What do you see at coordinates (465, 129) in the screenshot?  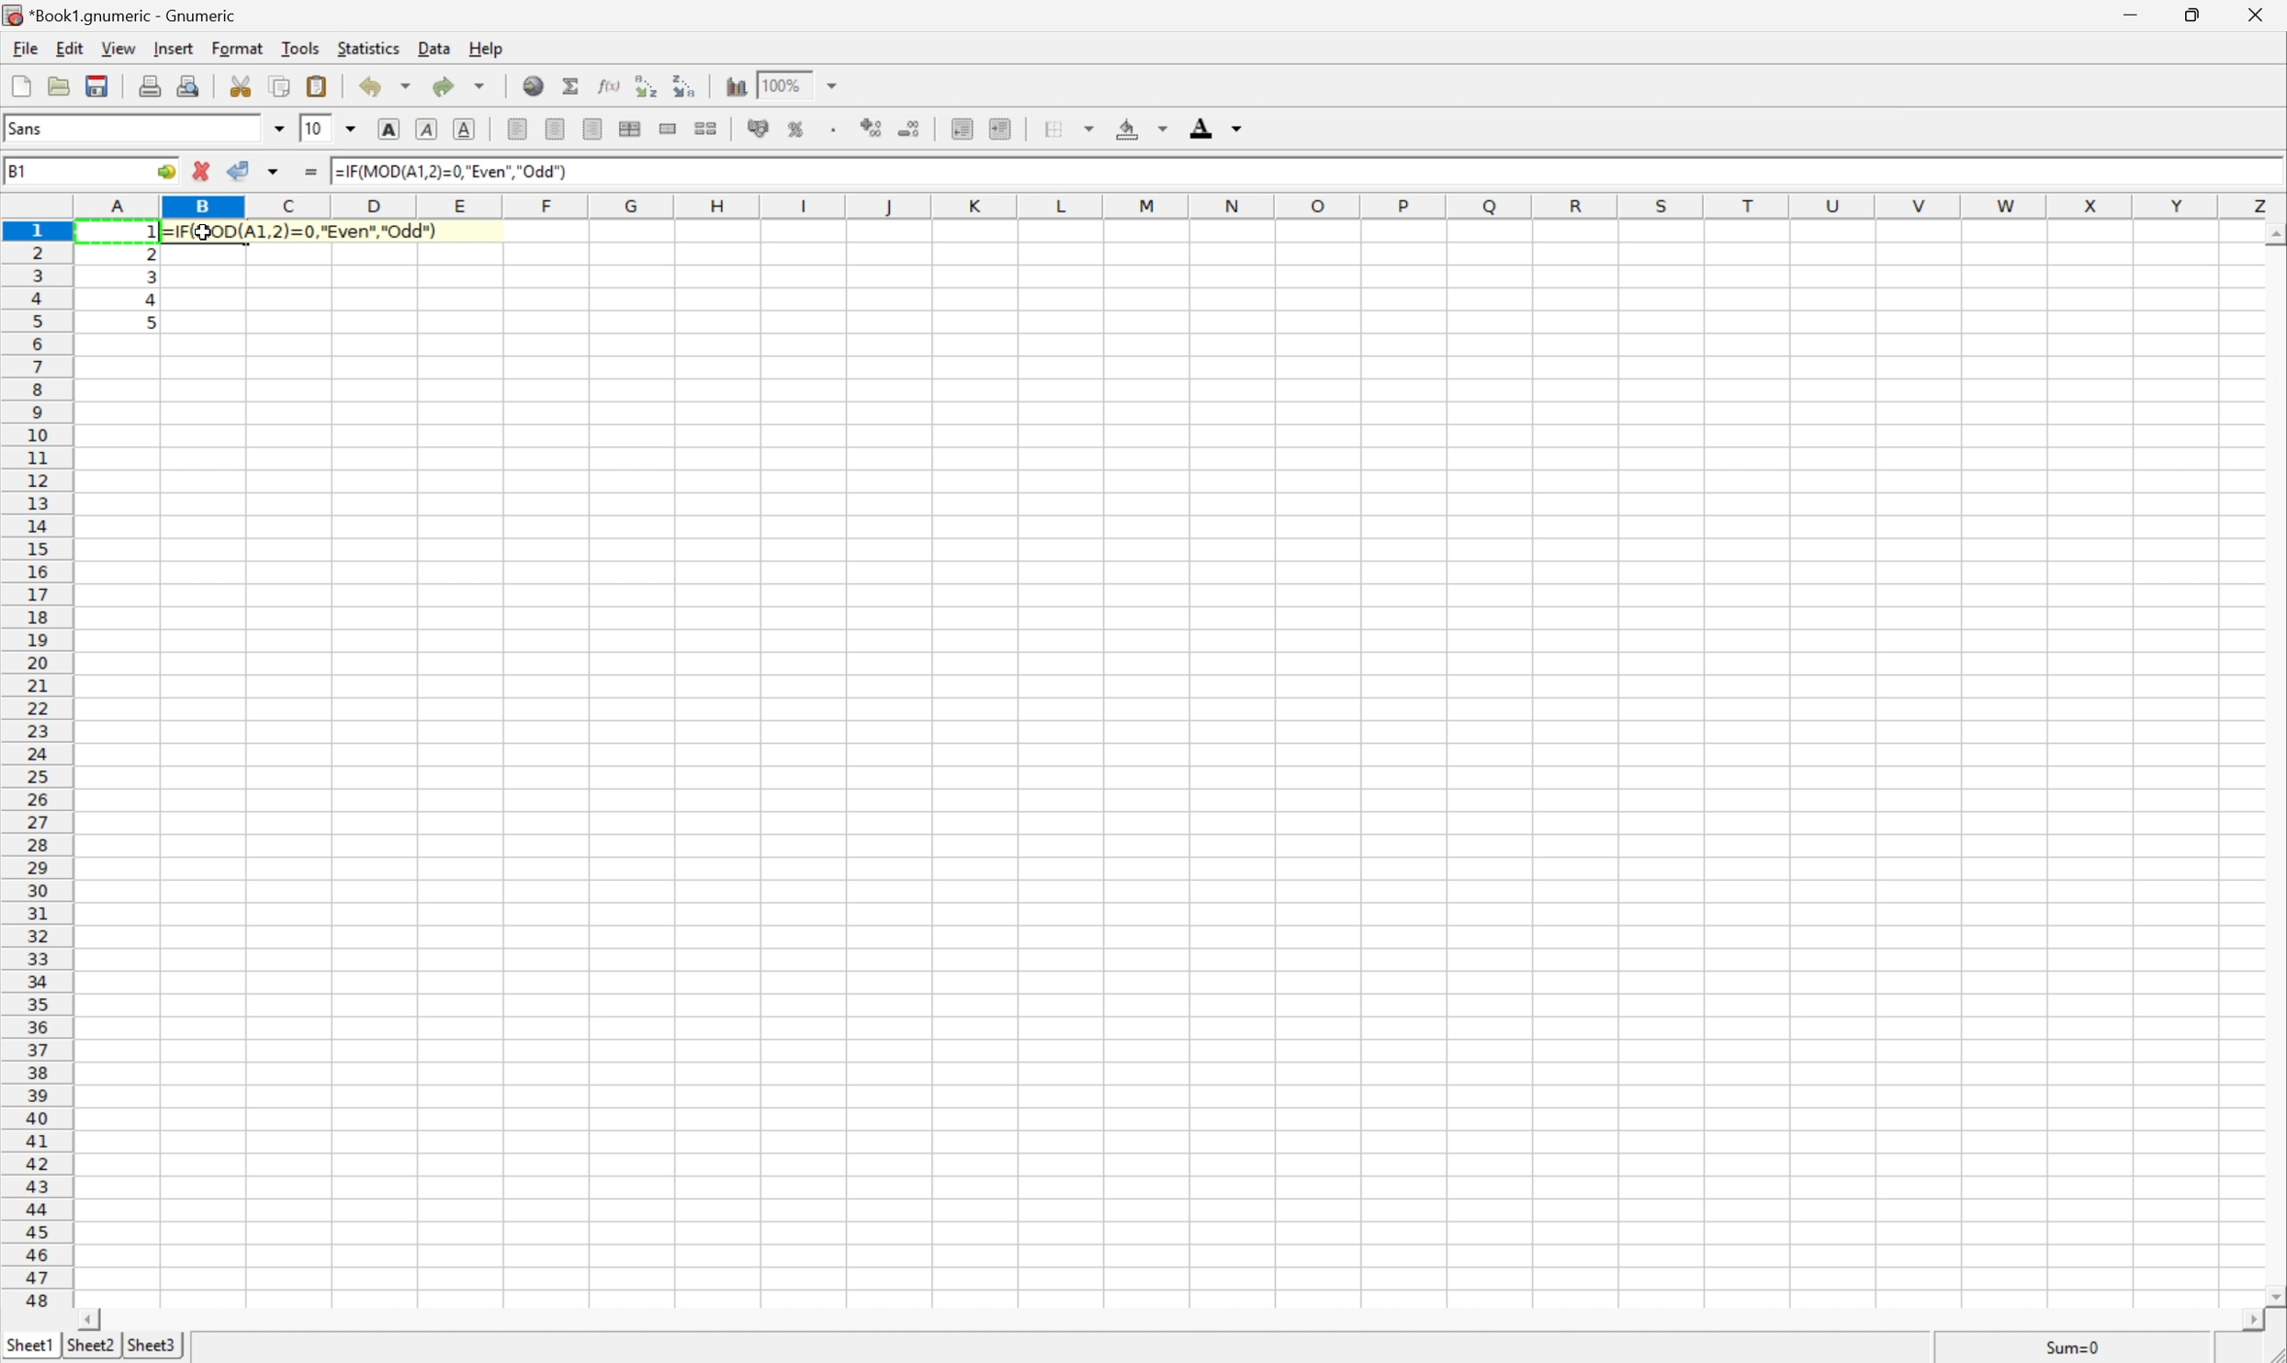 I see `Underline` at bounding box center [465, 129].